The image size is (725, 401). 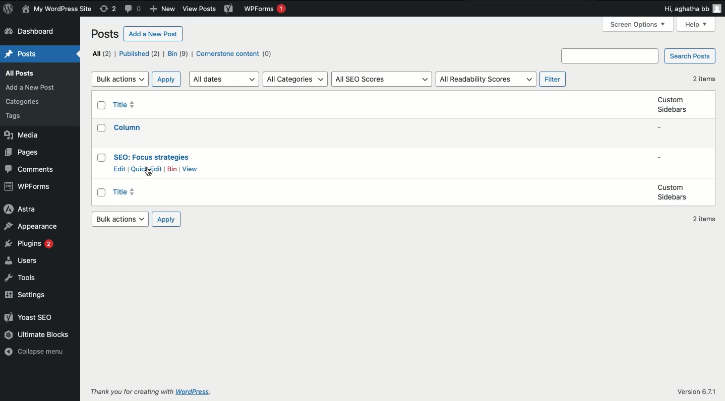 I want to click on Posts, so click(x=32, y=87).